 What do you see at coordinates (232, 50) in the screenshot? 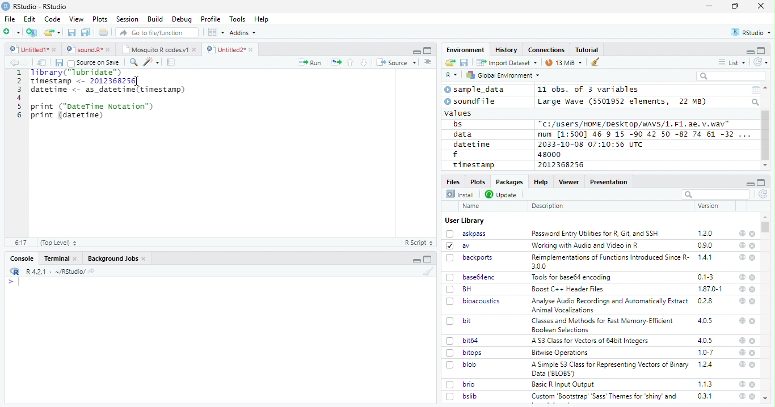
I see `Untitled2*` at bounding box center [232, 50].